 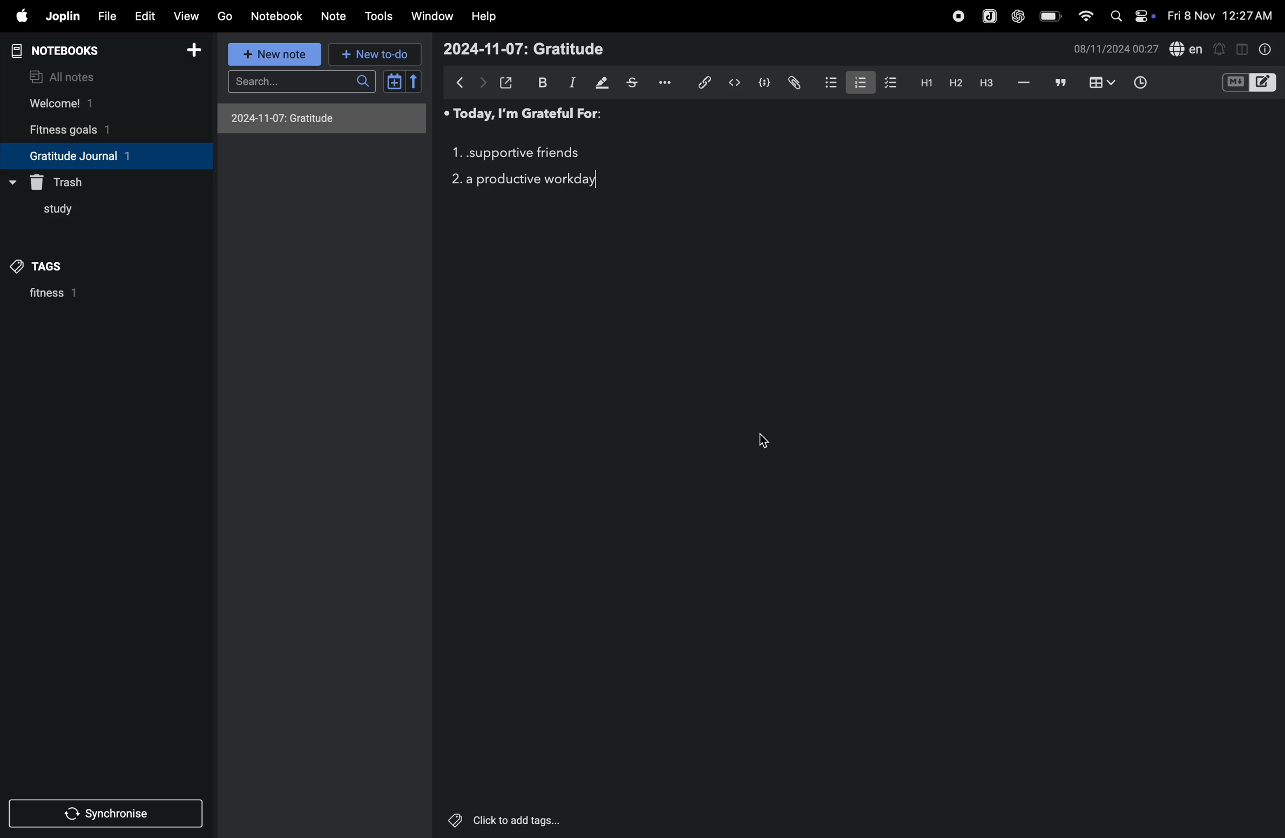 I want to click on note, so click(x=331, y=16).